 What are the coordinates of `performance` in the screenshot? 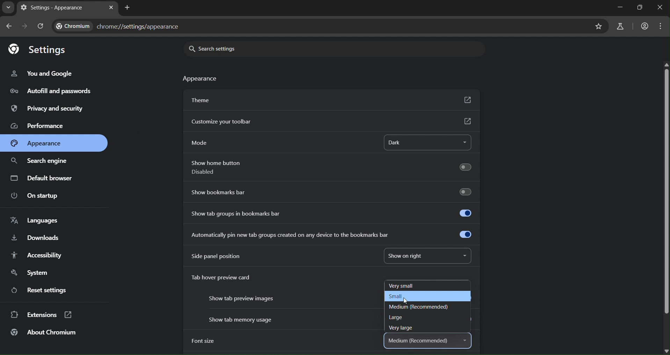 It's located at (37, 125).